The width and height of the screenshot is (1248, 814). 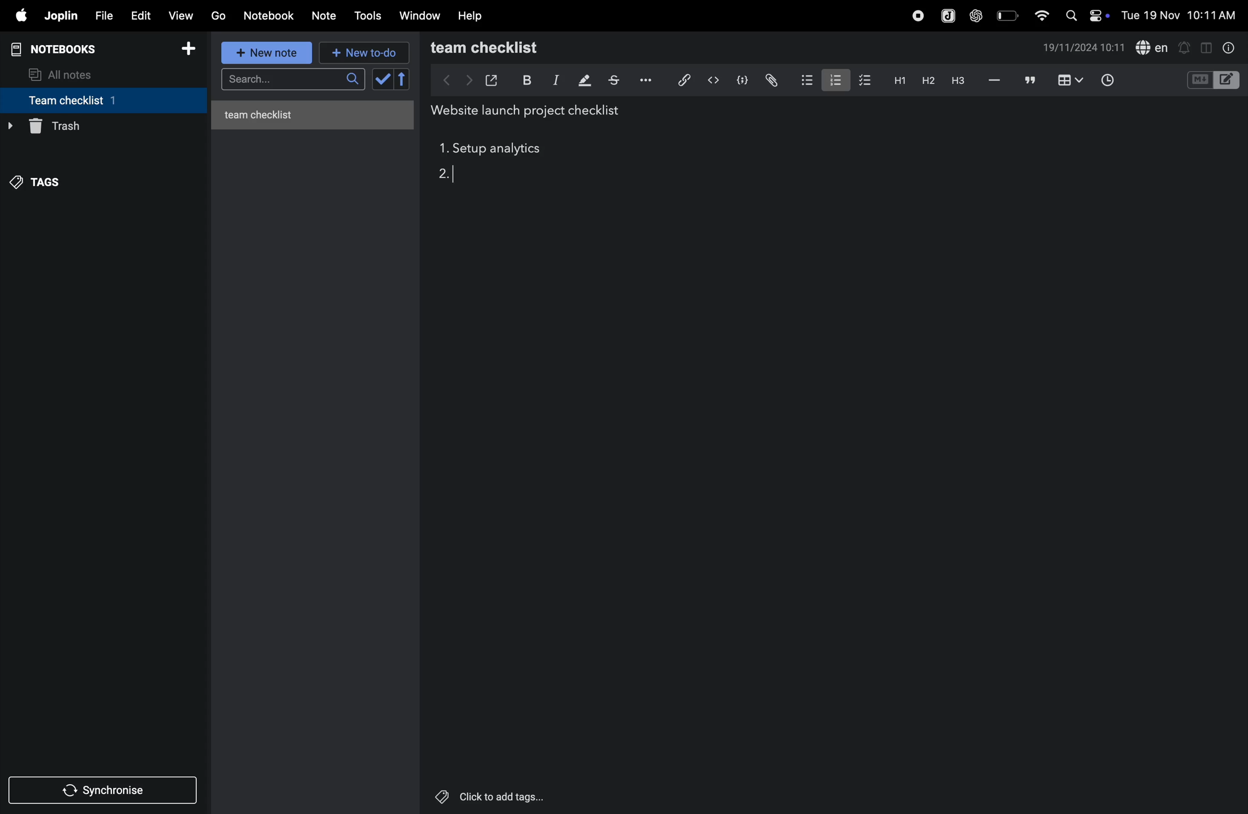 What do you see at coordinates (680, 79) in the screenshot?
I see `hyperlink` at bounding box center [680, 79].